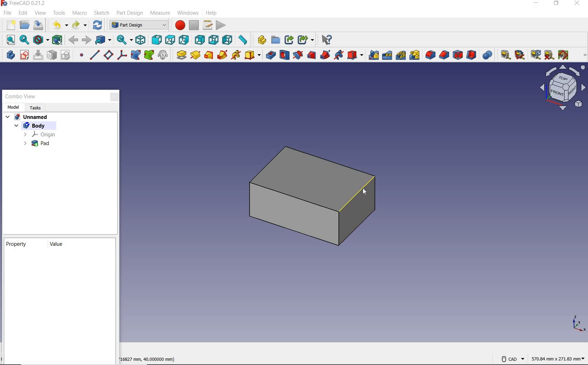  I want to click on refresh, so click(535, 55).